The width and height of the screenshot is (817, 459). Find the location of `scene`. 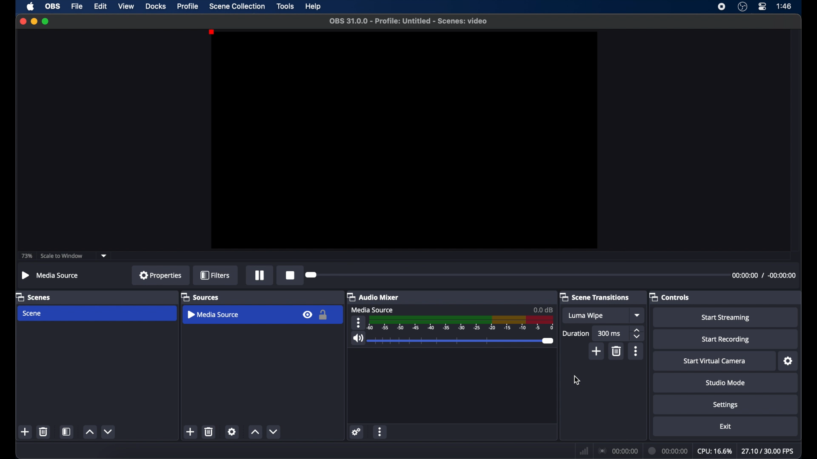

scene is located at coordinates (32, 314).